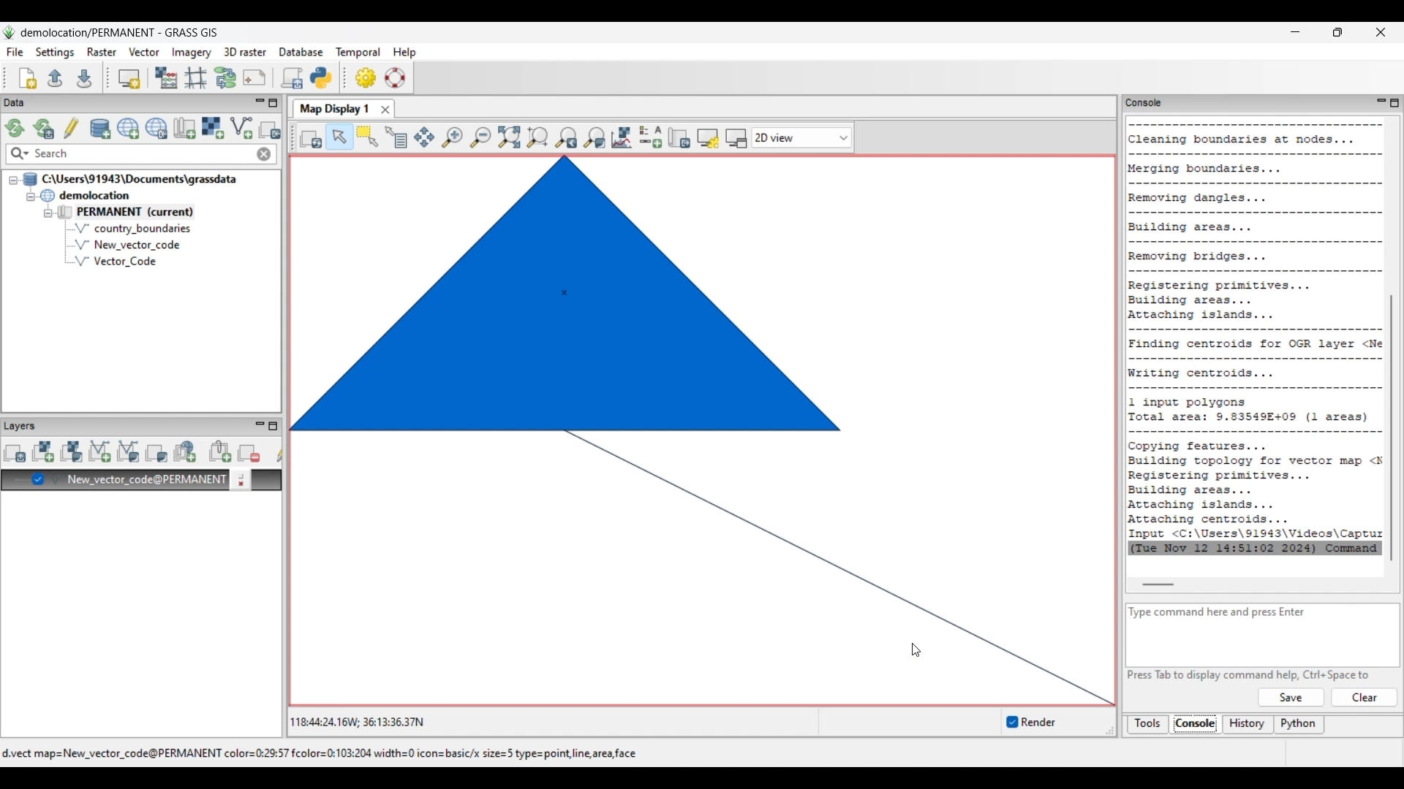 The height and width of the screenshot is (789, 1404). I want to click on GUI settings, so click(366, 77).